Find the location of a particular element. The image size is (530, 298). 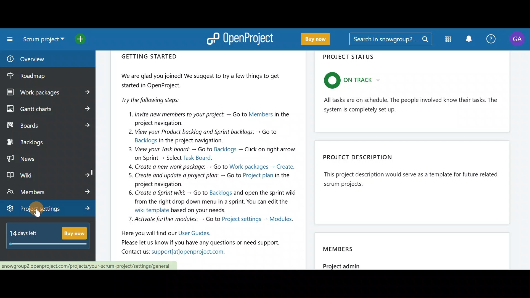

News is located at coordinates (47, 157).